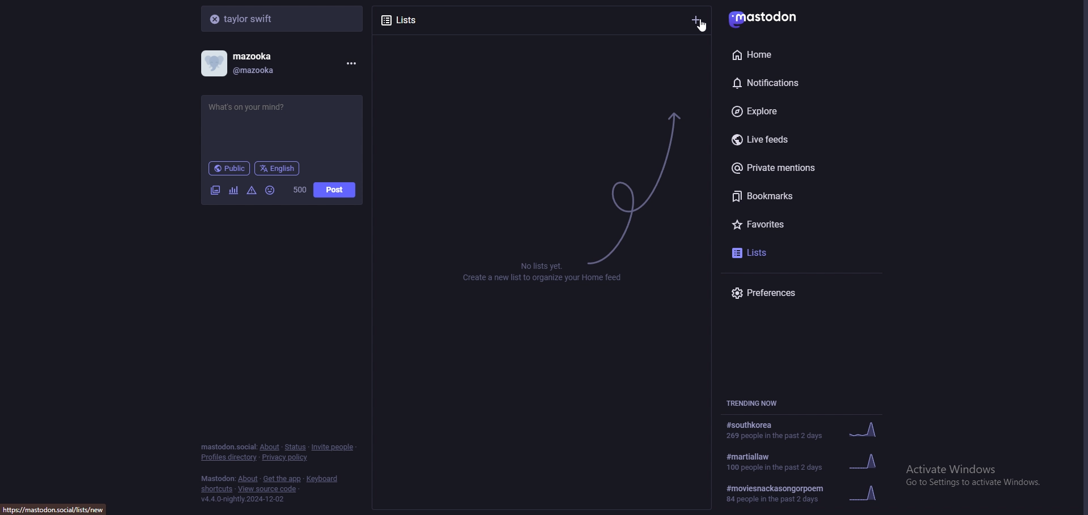 The image size is (1088, 515). I want to click on version, so click(242, 499).